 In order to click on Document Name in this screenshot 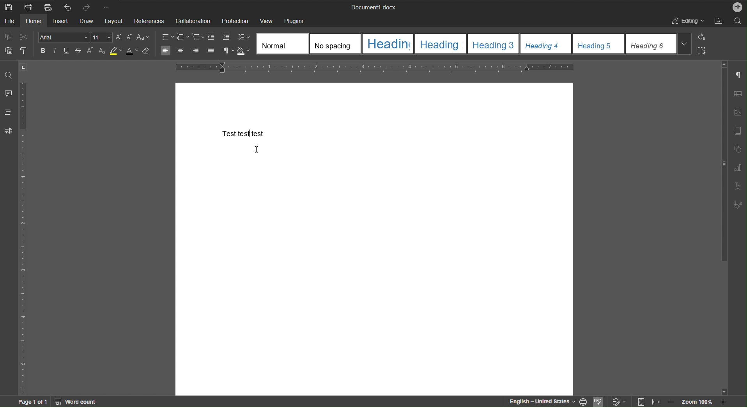, I will do `click(373, 6)`.